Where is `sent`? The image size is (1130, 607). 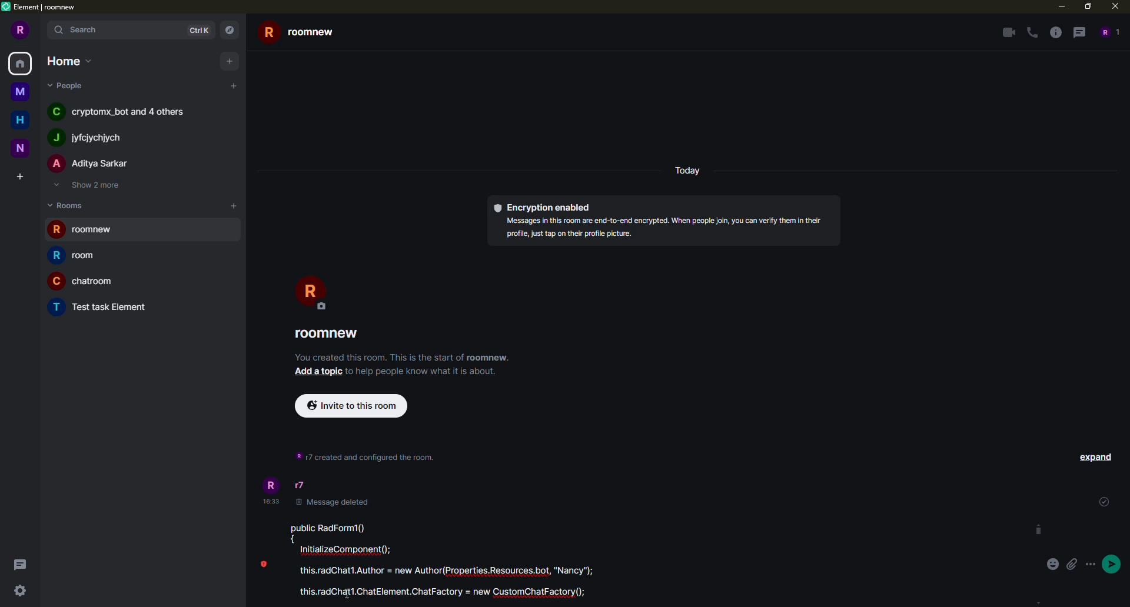
sent is located at coordinates (1099, 500).